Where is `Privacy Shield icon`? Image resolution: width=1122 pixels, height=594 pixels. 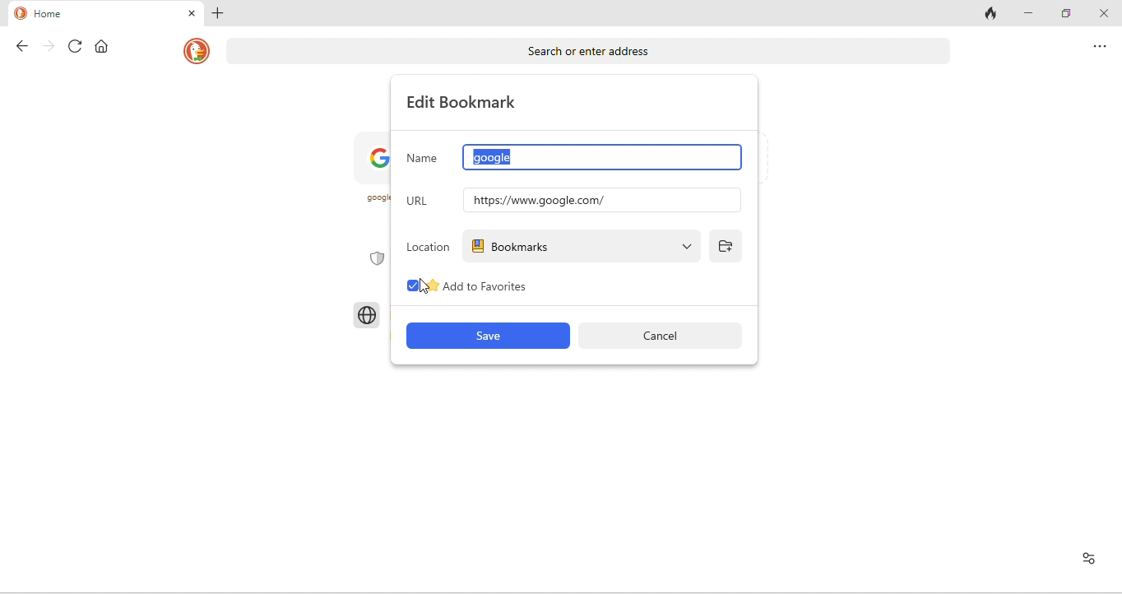 Privacy Shield icon is located at coordinates (375, 262).